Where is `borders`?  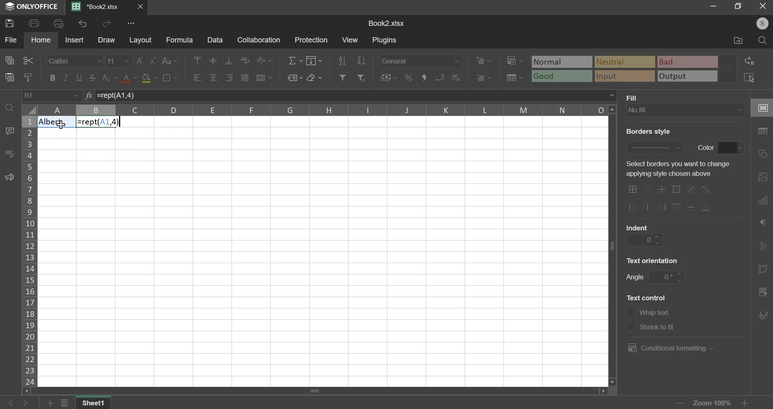 borders is located at coordinates (169, 78).